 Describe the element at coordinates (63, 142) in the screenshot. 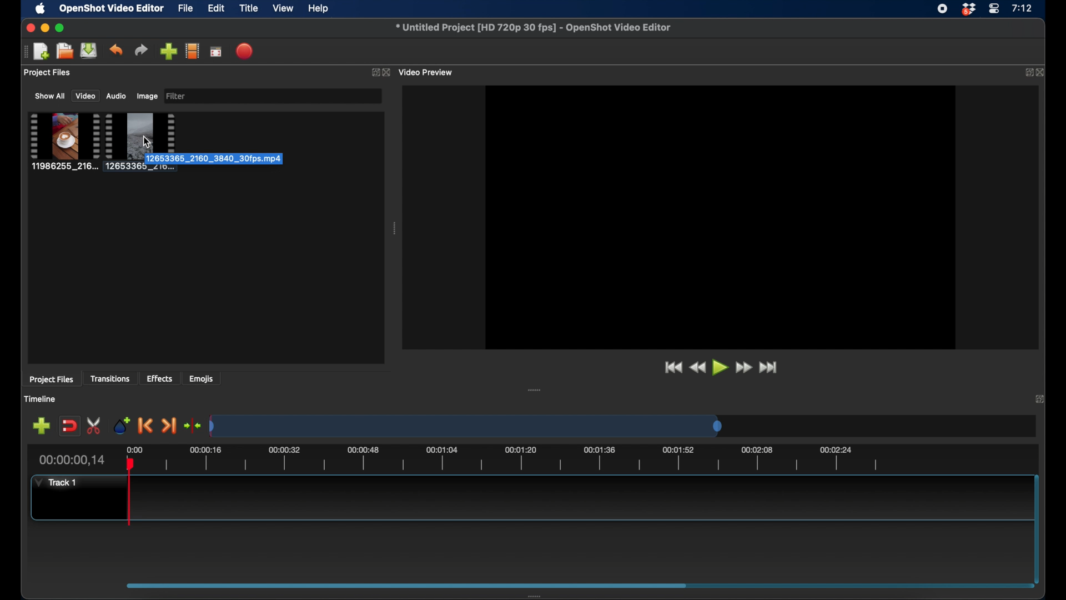

I see `clip` at that location.